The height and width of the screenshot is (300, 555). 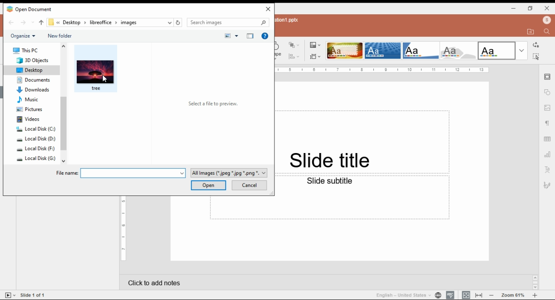 I want to click on system drive 2, so click(x=37, y=139).